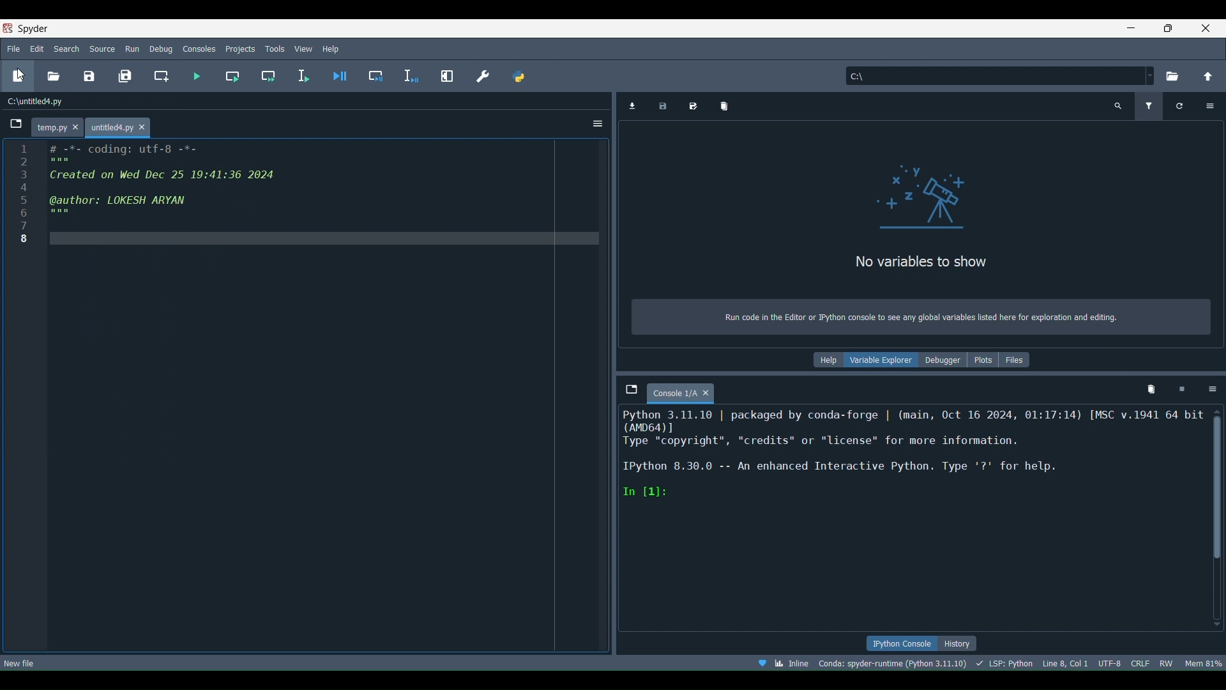 Image resolution: width=1226 pixels, height=690 pixels. I want to click on New file (Ctrl + N), so click(18, 77).